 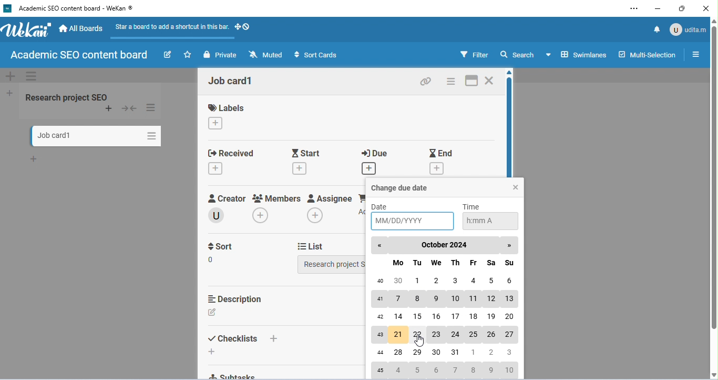 What do you see at coordinates (77, 56) in the screenshot?
I see `board name: Academic SEO content board` at bounding box center [77, 56].